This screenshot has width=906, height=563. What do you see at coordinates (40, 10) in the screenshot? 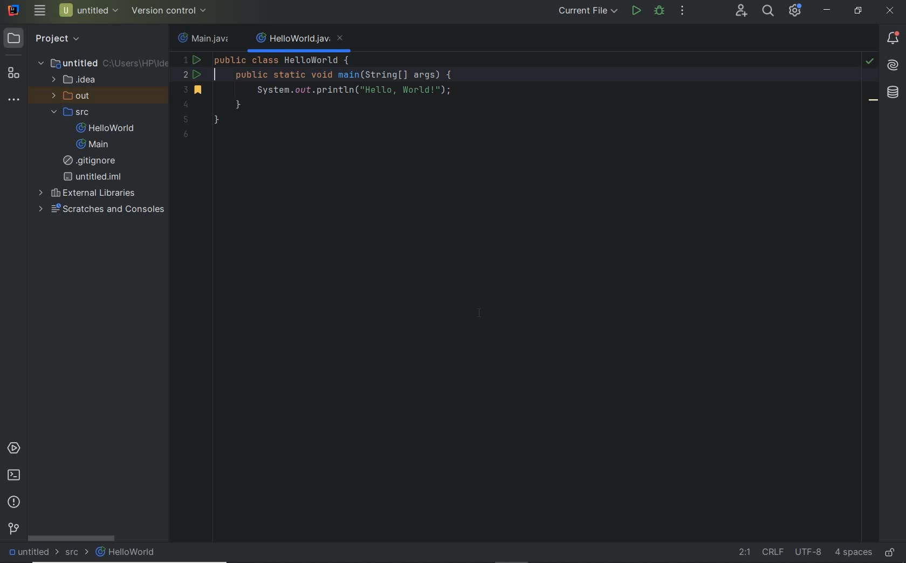
I see `main menu` at bounding box center [40, 10].